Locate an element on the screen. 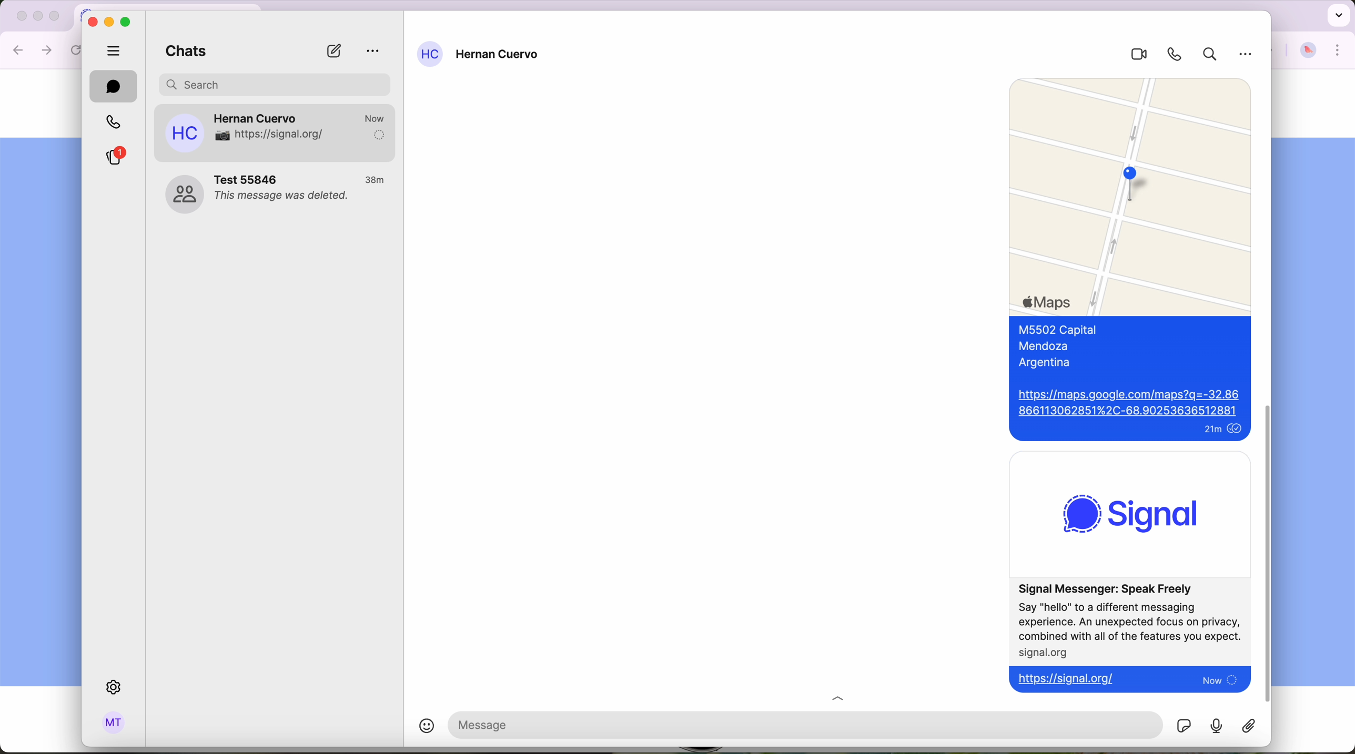 This screenshot has width=1355, height=754. profile icon is located at coordinates (430, 54).